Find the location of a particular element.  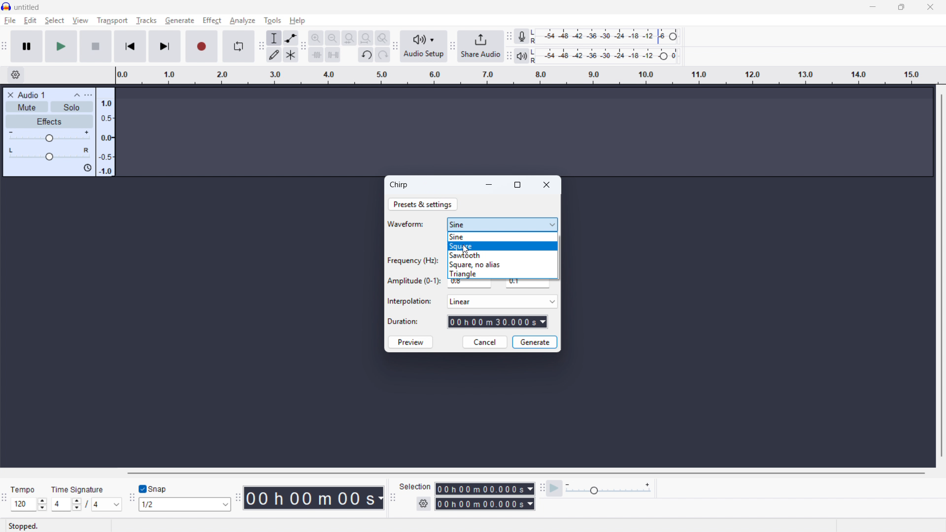

Set time signature  is located at coordinates (88, 504).